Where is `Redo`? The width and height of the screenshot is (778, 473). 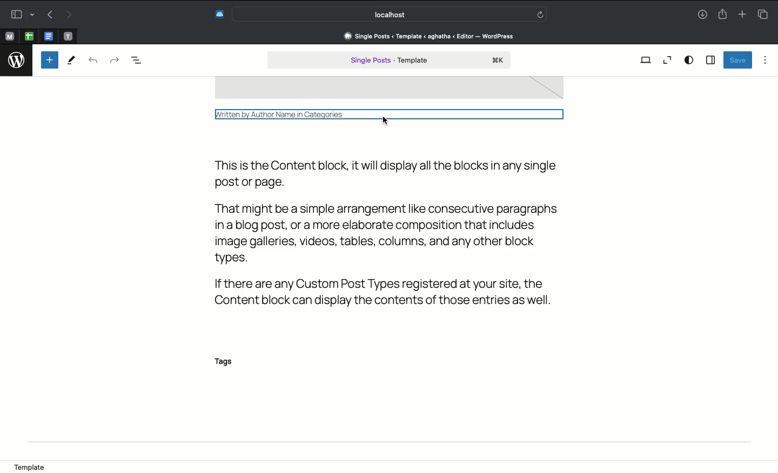
Redo is located at coordinates (113, 59).